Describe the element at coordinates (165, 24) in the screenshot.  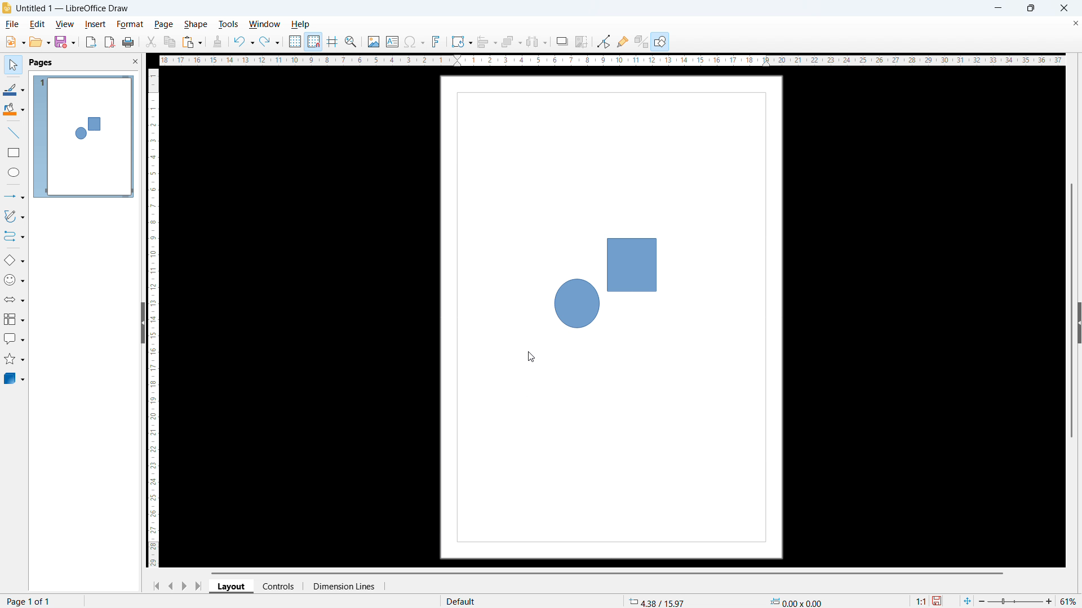
I see `page` at that location.